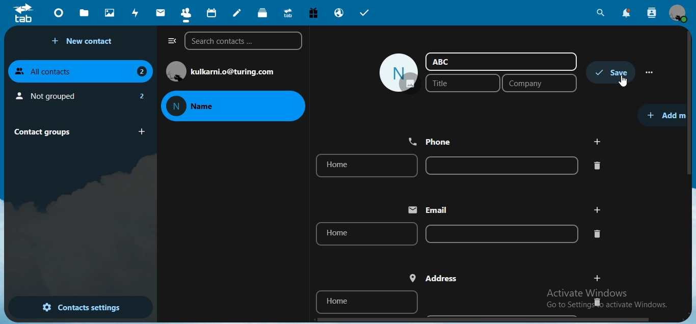  Describe the element at coordinates (364, 166) in the screenshot. I see `home` at that location.